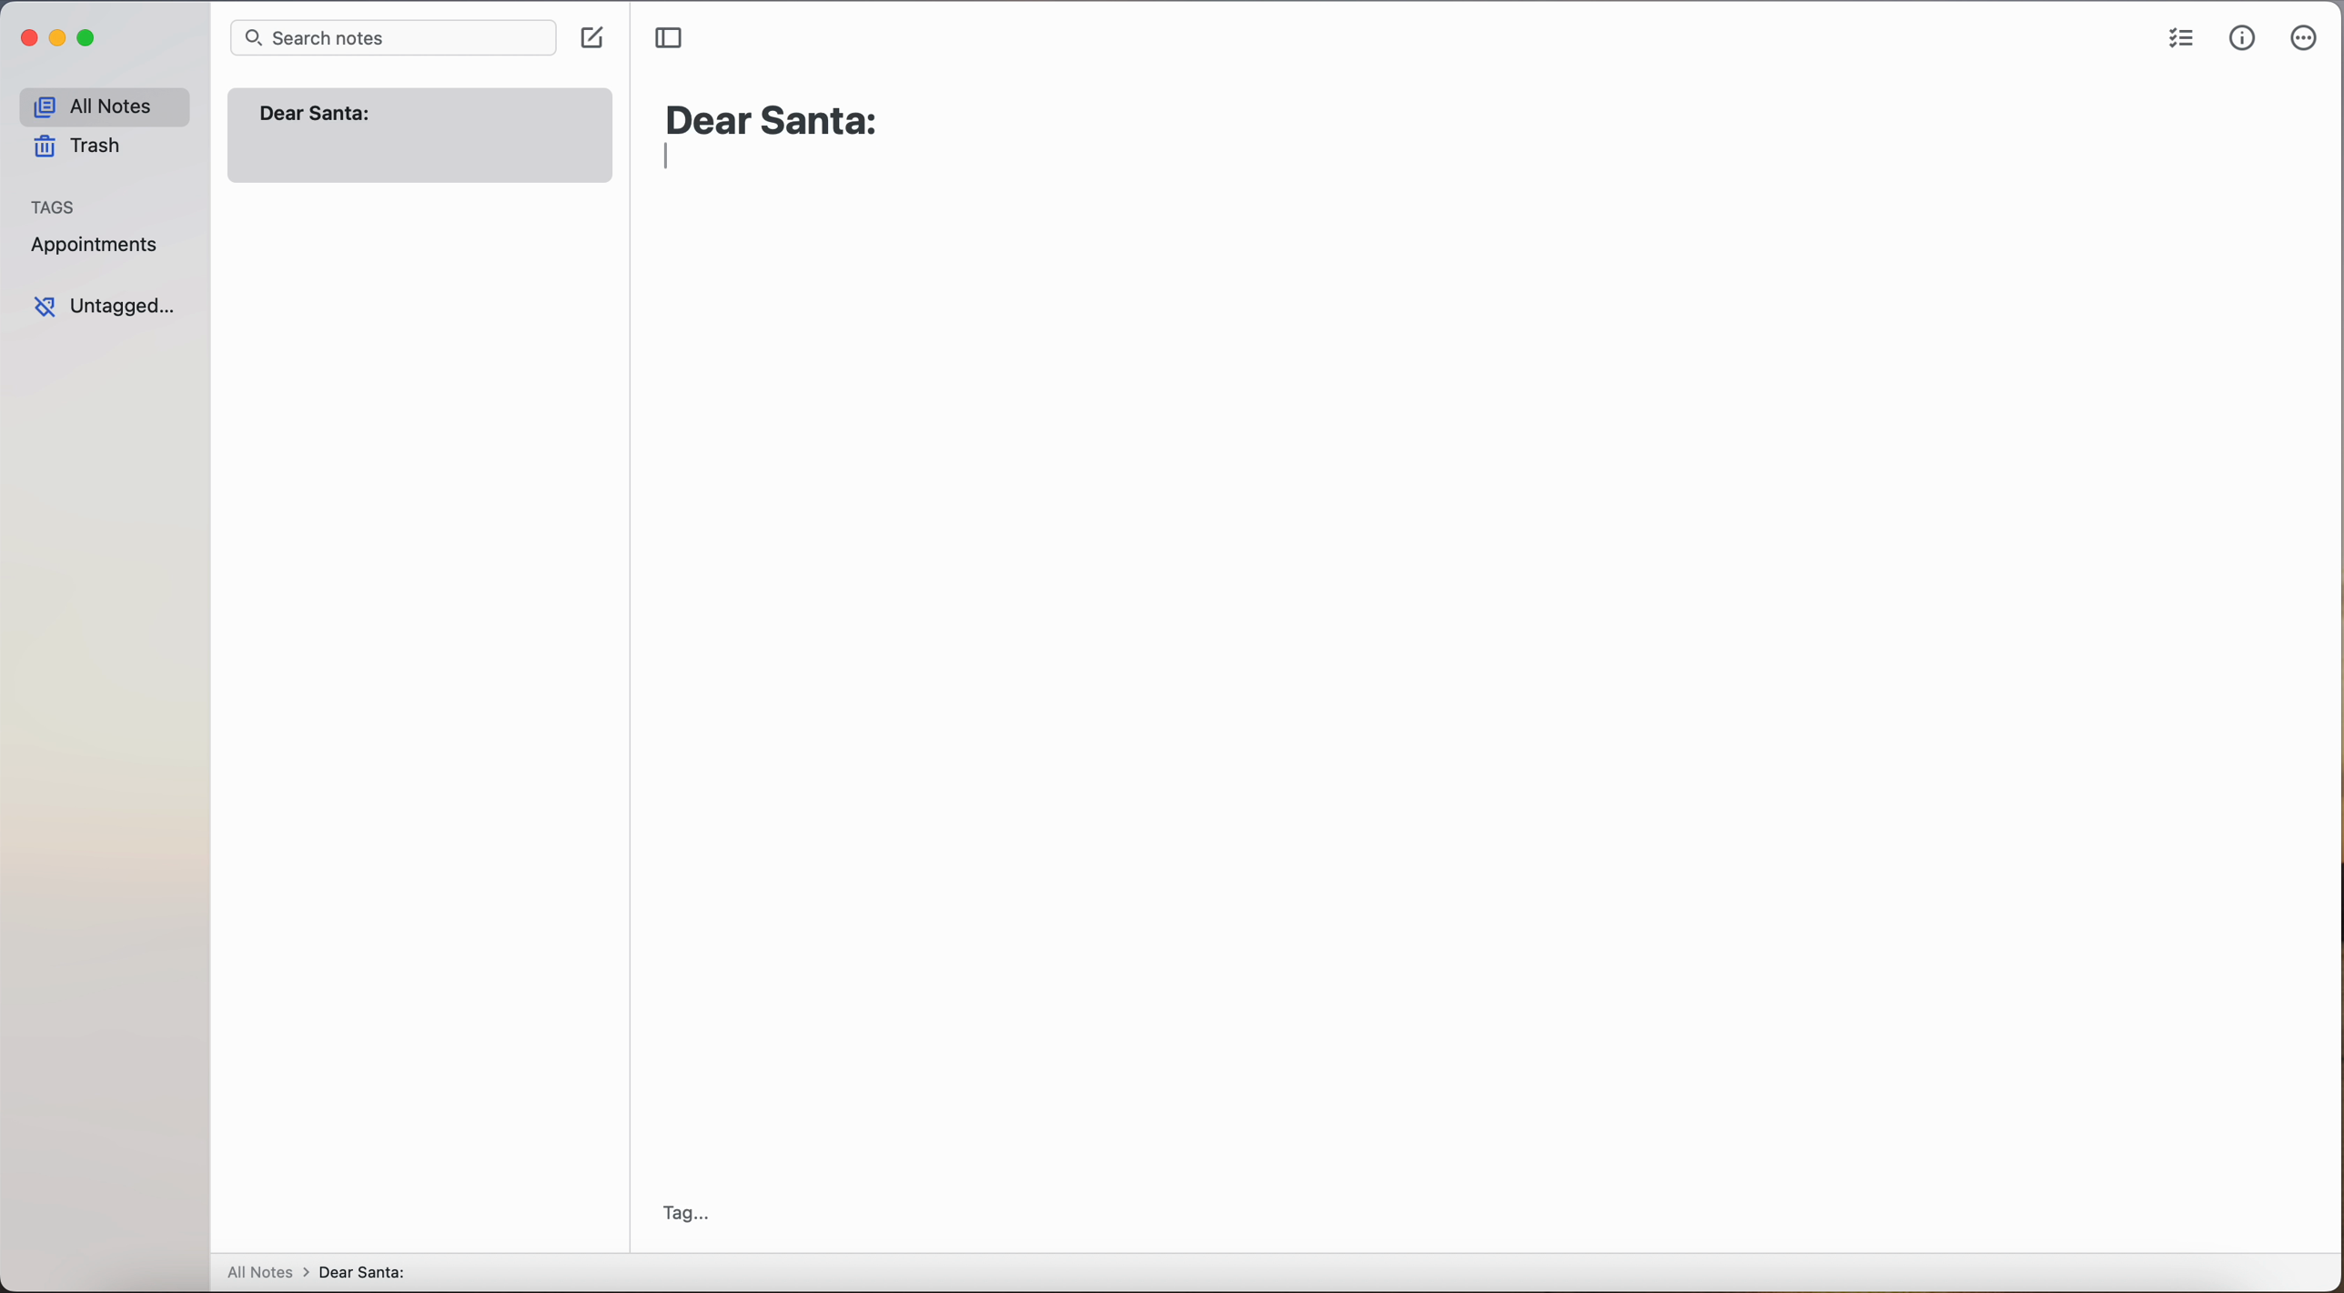 This screenshot has height=1293, width=2344. Describe the element at coordinates (96, 248) in the screenshot. I see `appointments` at that location.